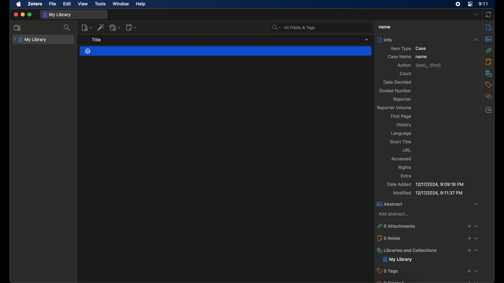 This screenshot has width=504, height=283. I want to click on date added, so click(425, 185).